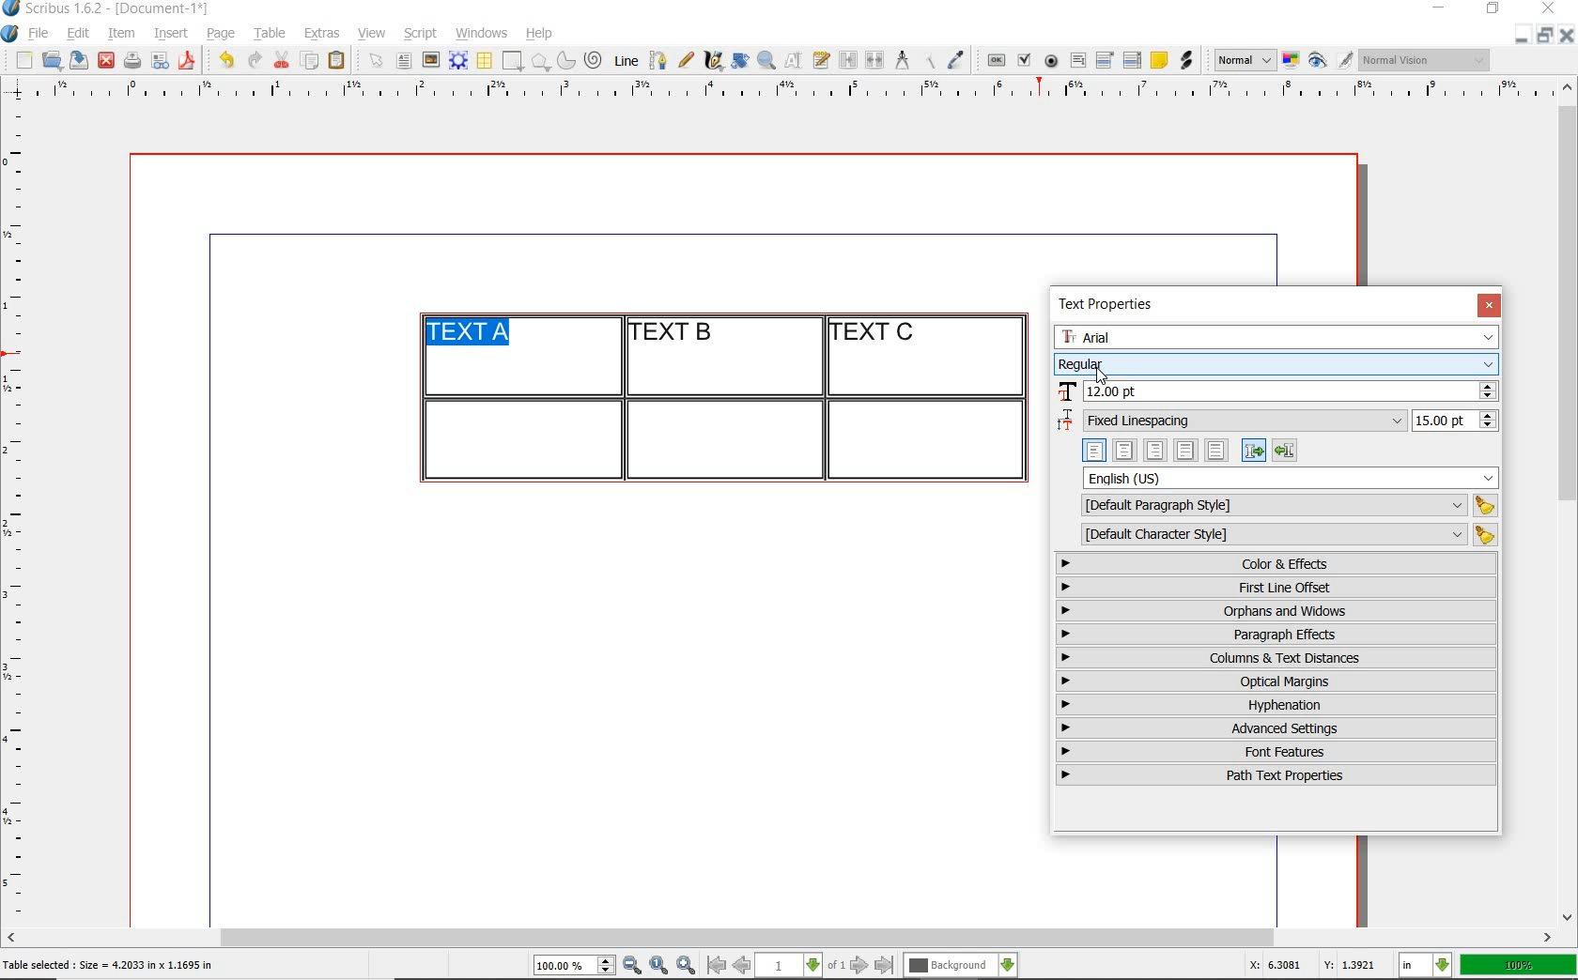 The image size is (1578, 980). What do you see at coordinates (1441, 9) in the screenshot?
I see `minimize` at bounding box center [1441, 9].